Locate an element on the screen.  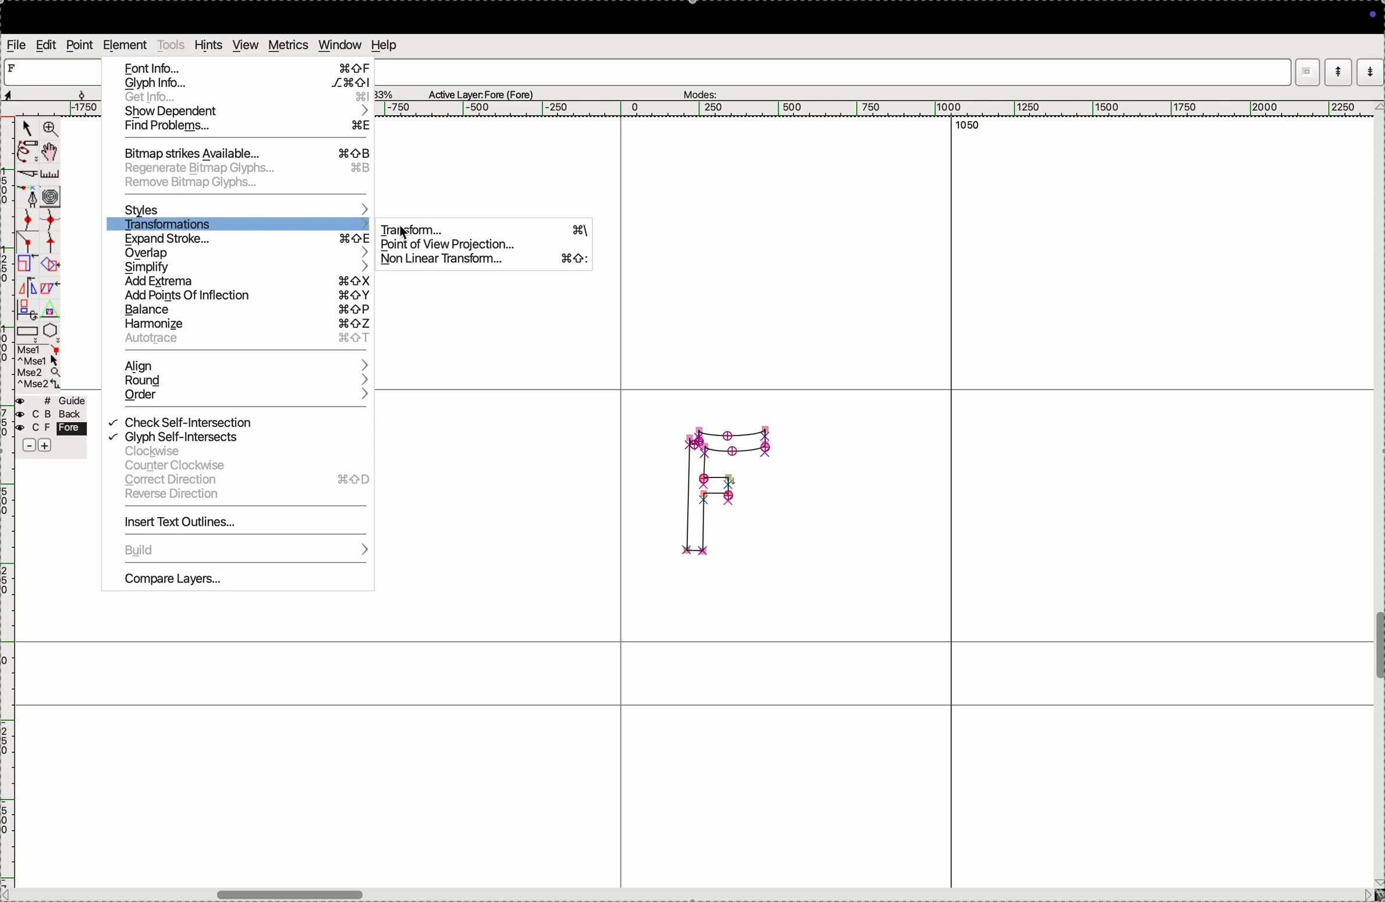
toogle is located at coordinates (314, 892).